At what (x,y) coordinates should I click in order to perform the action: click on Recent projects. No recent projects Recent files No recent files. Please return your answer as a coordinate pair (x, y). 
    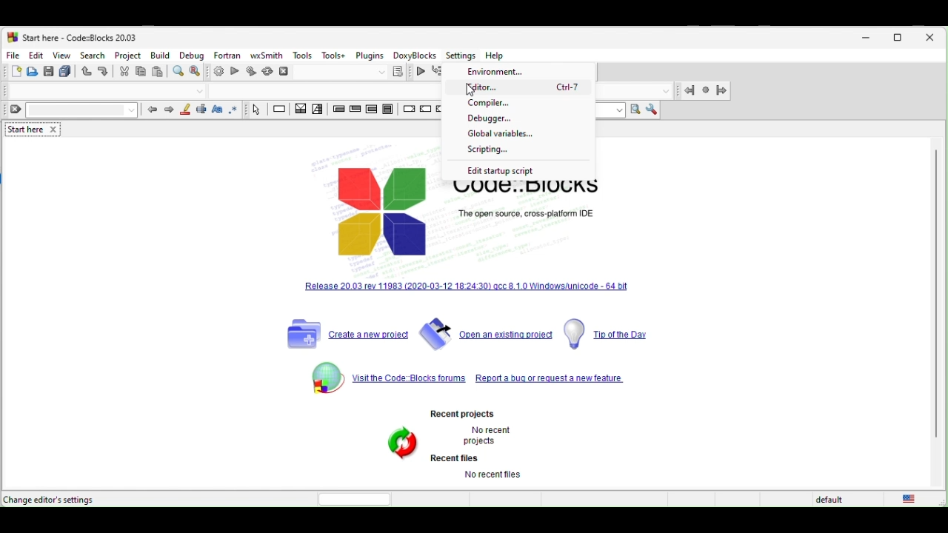
    Looking at the image, I should click on (457, 444).